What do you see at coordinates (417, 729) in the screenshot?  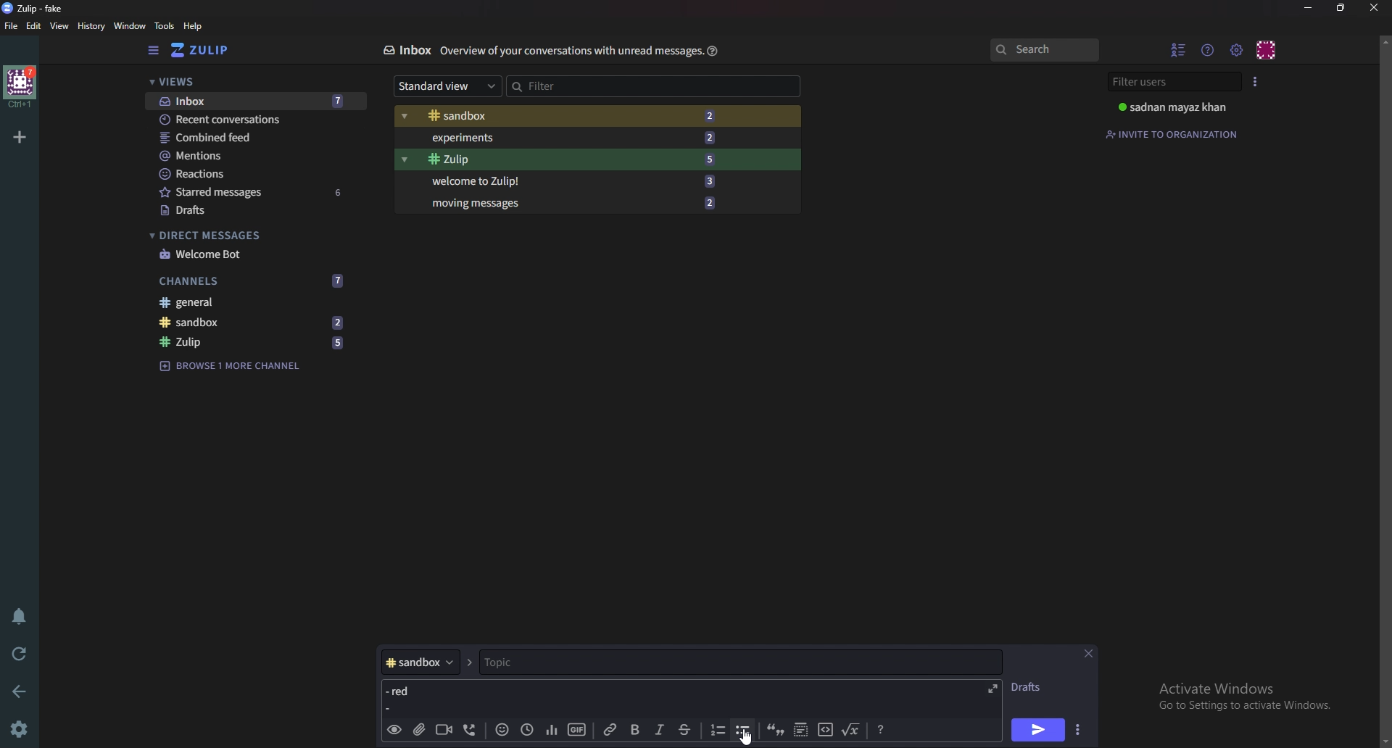 I see `add file` at bounding box center [417, 729].